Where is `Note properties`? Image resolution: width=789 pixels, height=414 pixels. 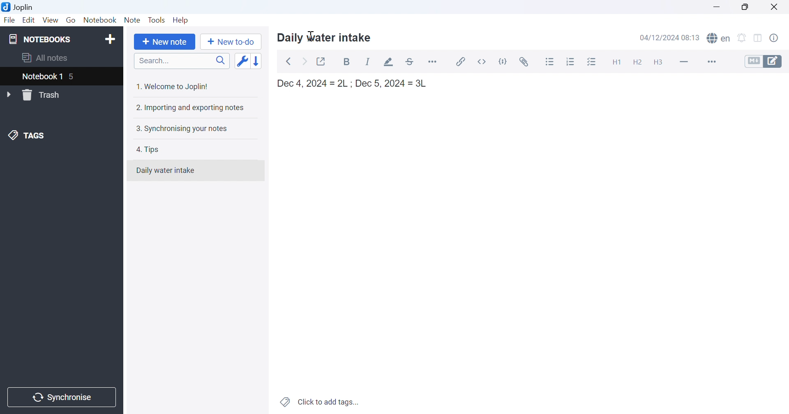
Note properties is located at coordinates (778, 37).